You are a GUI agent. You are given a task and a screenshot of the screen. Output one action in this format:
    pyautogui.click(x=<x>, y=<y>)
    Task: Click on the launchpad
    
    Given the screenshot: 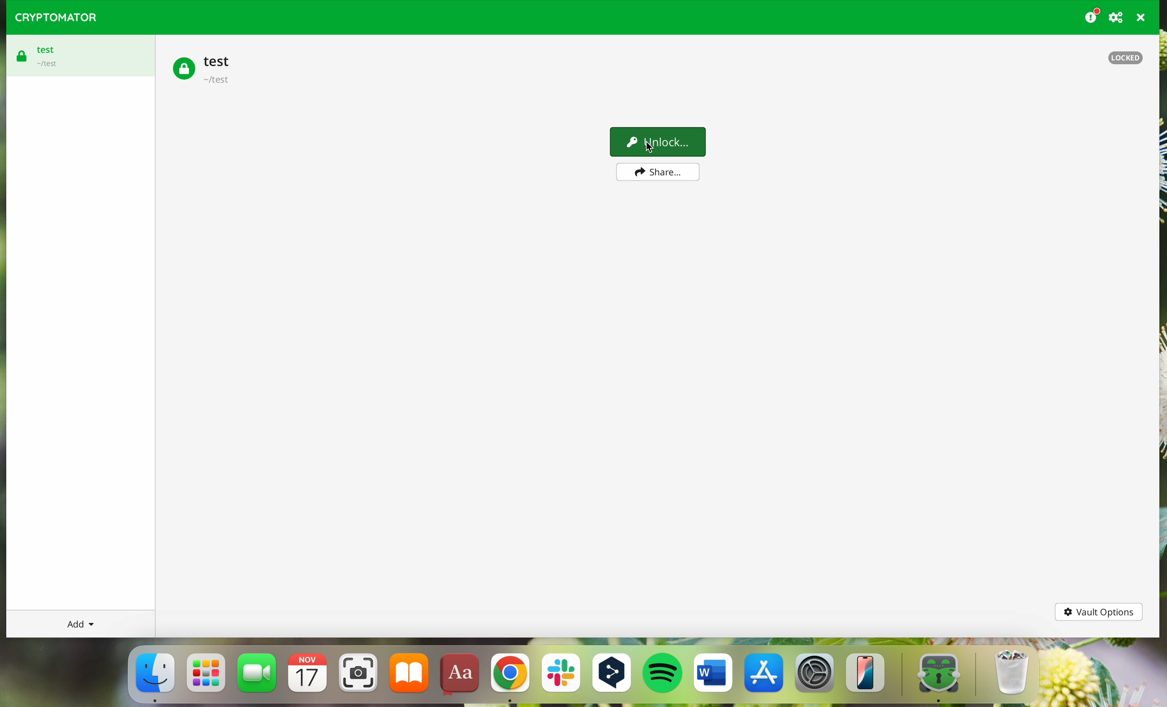 What is the action you would take?
    pyautogui.click(x=207, y=672)
    